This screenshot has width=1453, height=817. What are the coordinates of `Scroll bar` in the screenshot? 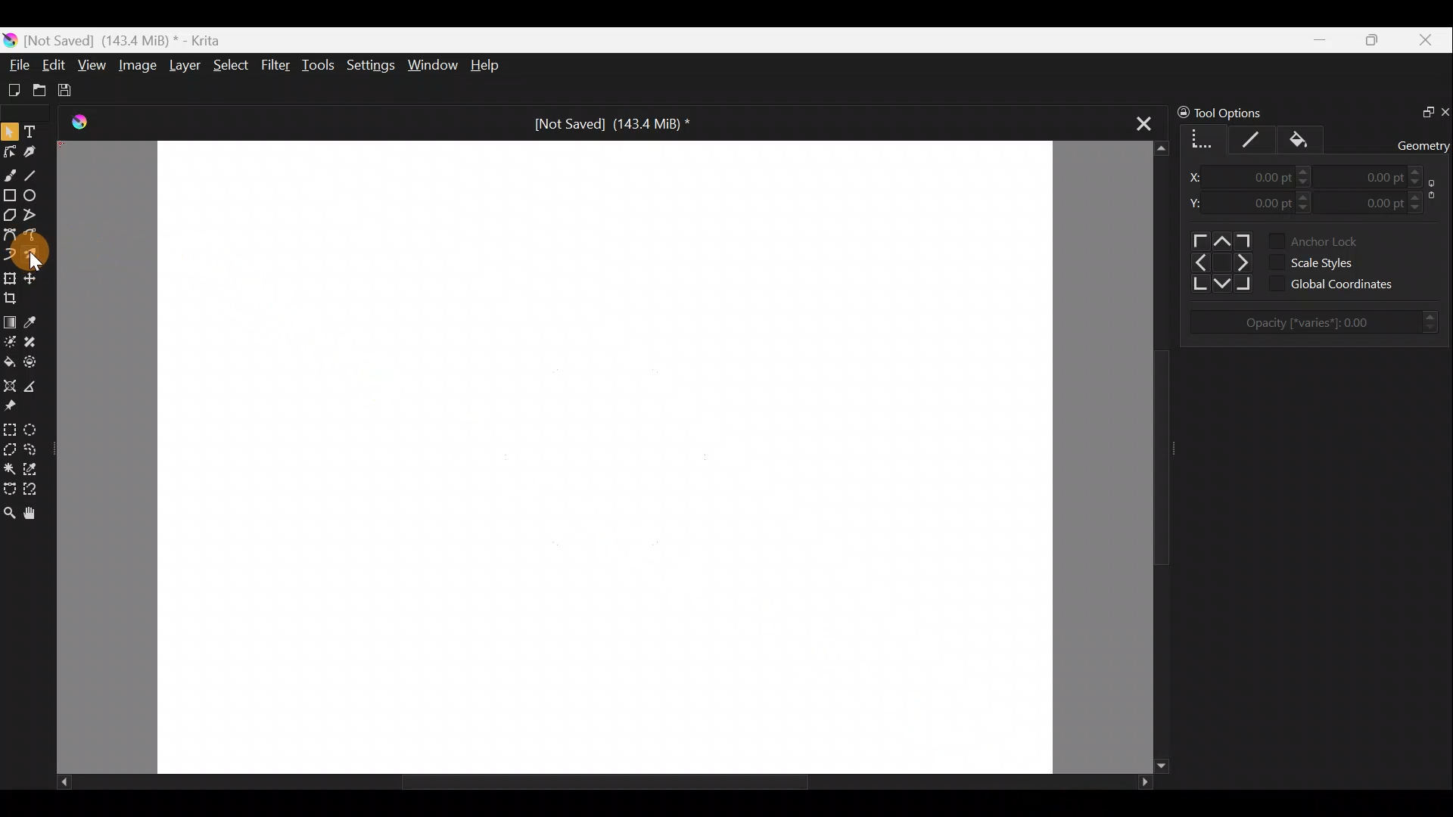 It's located at (580, 781).